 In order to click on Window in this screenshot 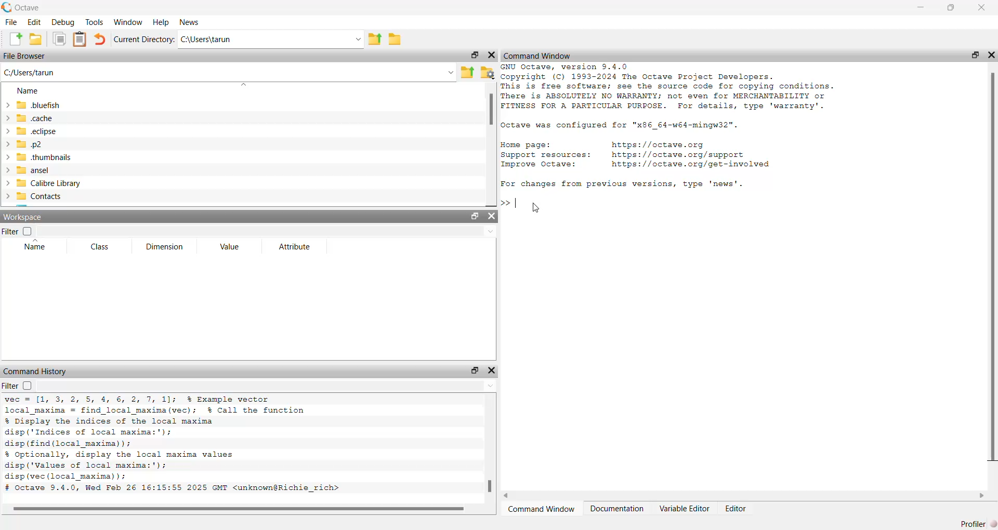, I will do `click(128, 22)`.